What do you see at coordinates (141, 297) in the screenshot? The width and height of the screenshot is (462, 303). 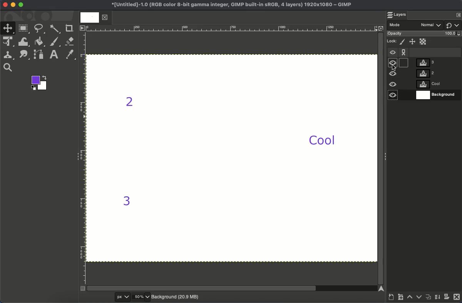 I see `50%` at bounding box center [141, 297].